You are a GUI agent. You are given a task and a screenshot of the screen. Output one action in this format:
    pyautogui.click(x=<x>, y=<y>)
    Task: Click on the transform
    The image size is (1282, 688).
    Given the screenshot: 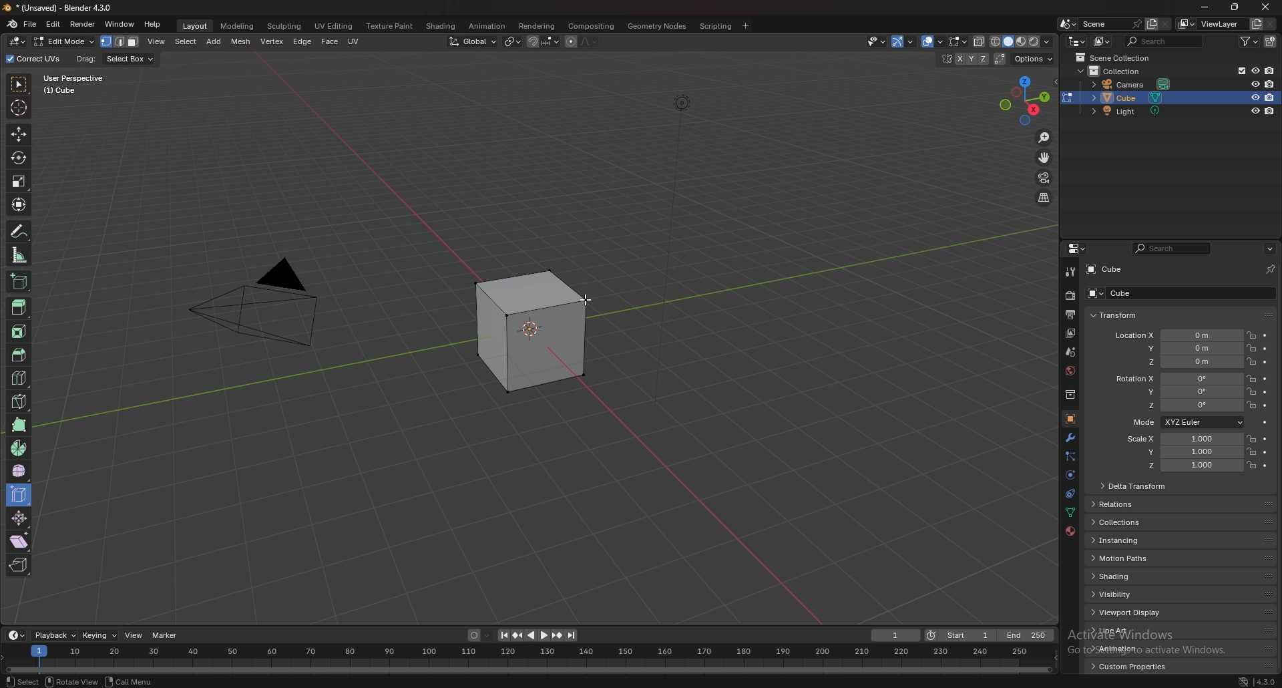 What is the action you would take?
    pyautogui.click(x=19, y=204)
    